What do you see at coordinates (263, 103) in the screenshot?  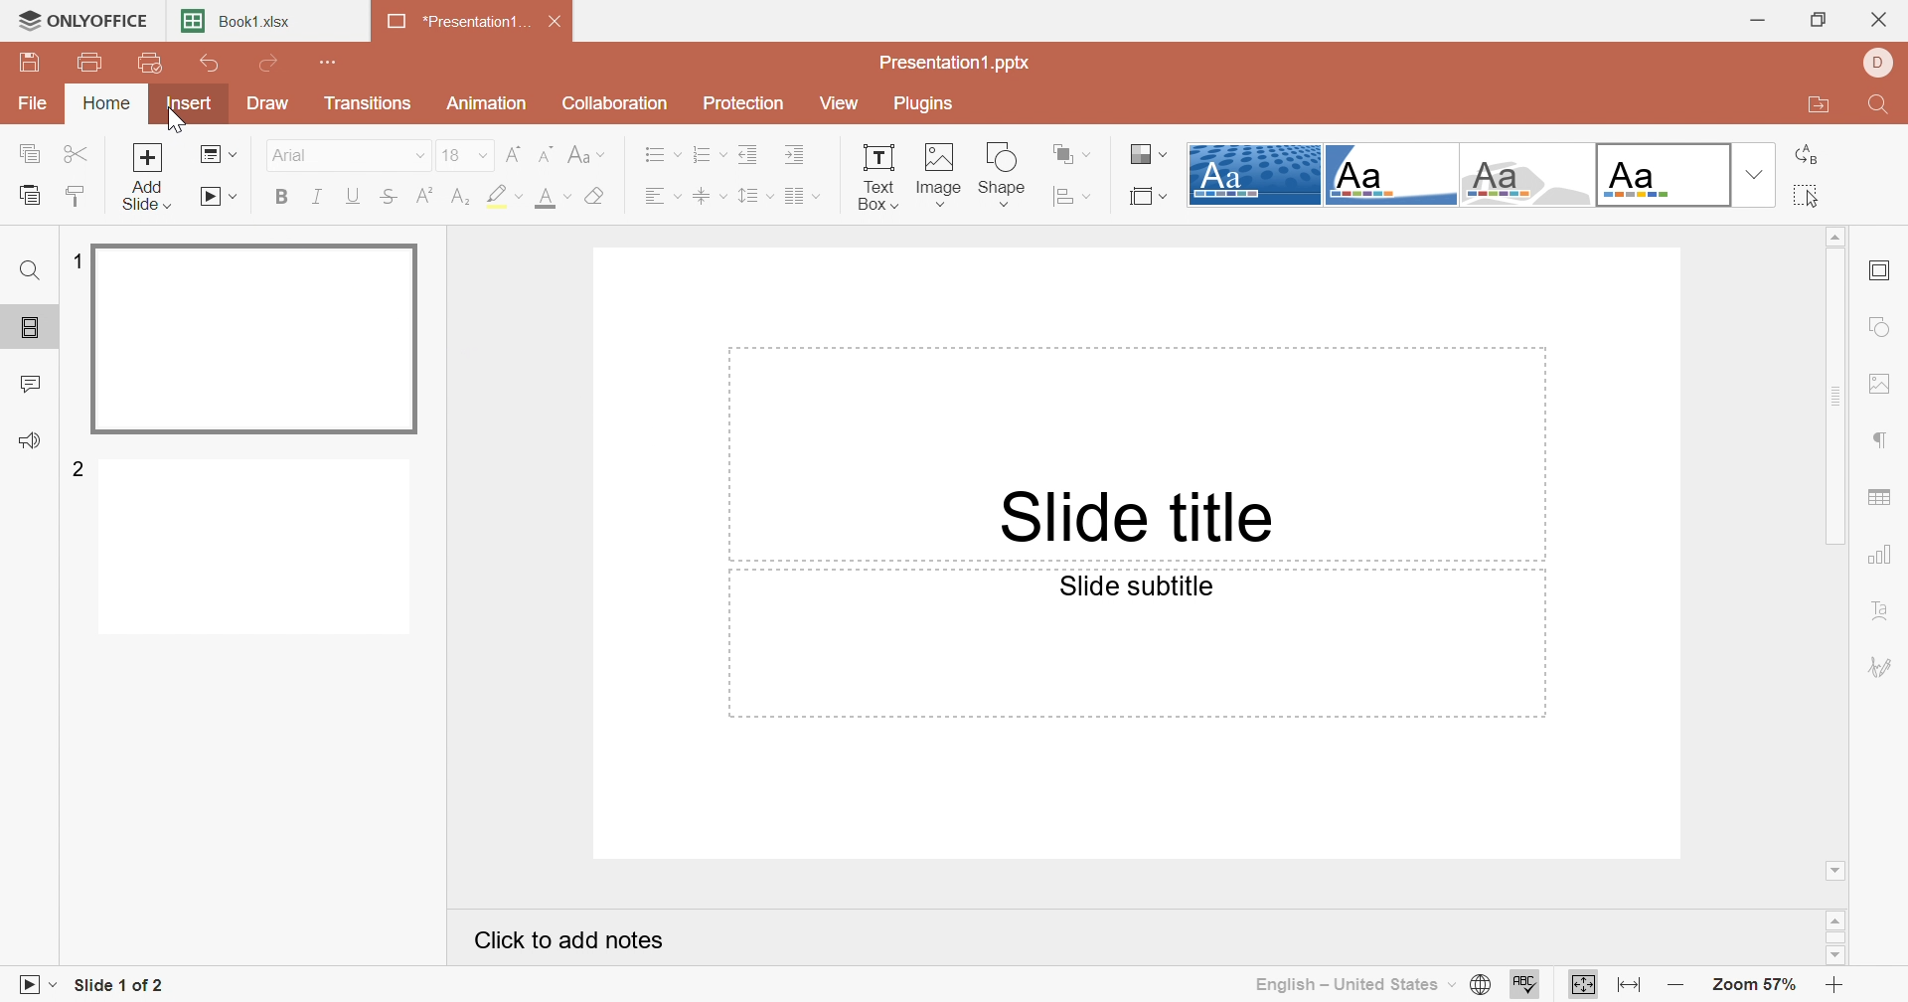 I see `Draw` at bounding box center [263, 103].